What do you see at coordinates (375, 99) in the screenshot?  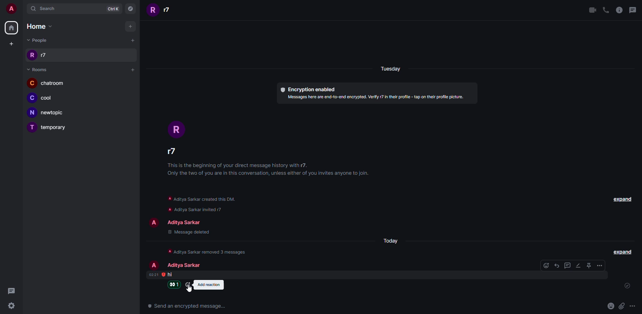 I see `info` at bounding box center [375, 99].